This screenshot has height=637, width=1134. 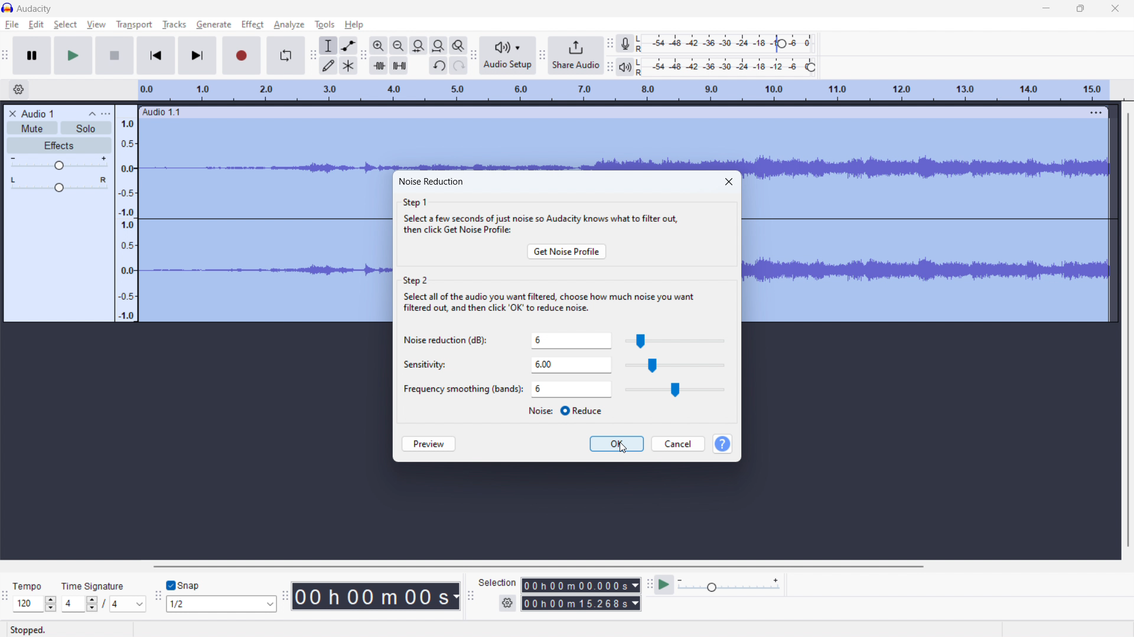 I want to click on zoom out, so click(x=398, y=45).